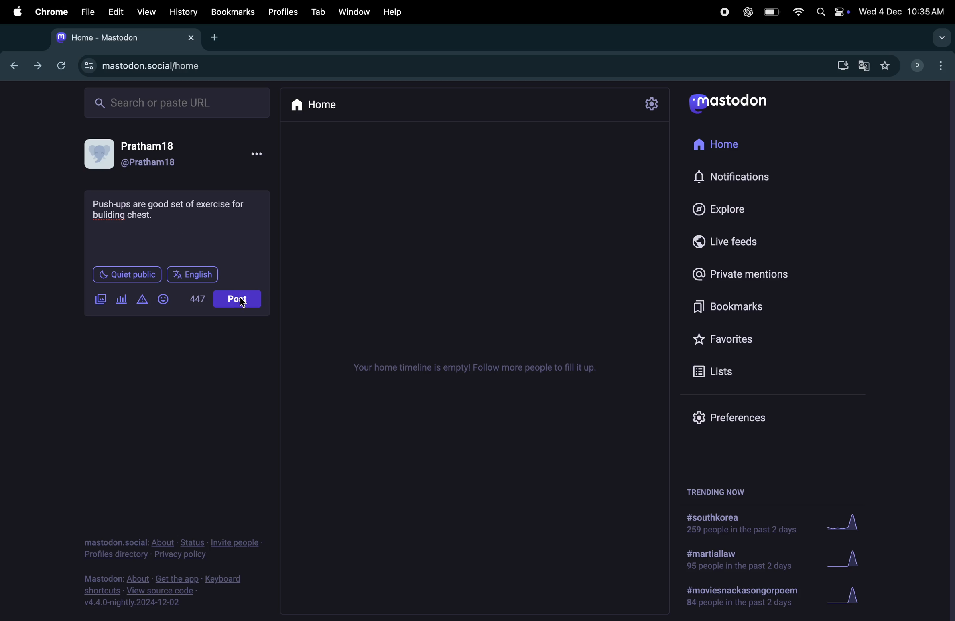  I want to click on post, so click(238, 299).